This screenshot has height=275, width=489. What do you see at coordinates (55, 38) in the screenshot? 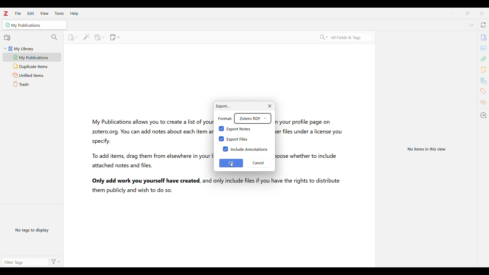
I see `Filter collections` at bounding box center [55, 38].